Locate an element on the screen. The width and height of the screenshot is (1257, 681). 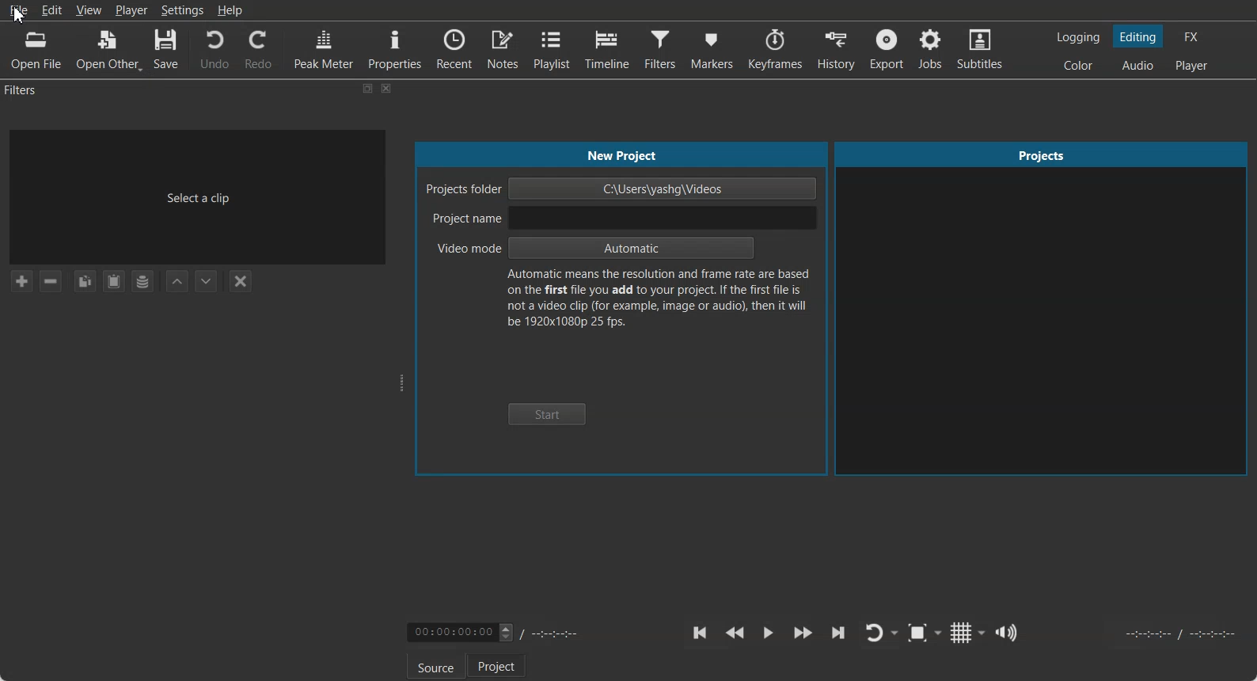
Deselect the filter is located at coordinates (241, 281).